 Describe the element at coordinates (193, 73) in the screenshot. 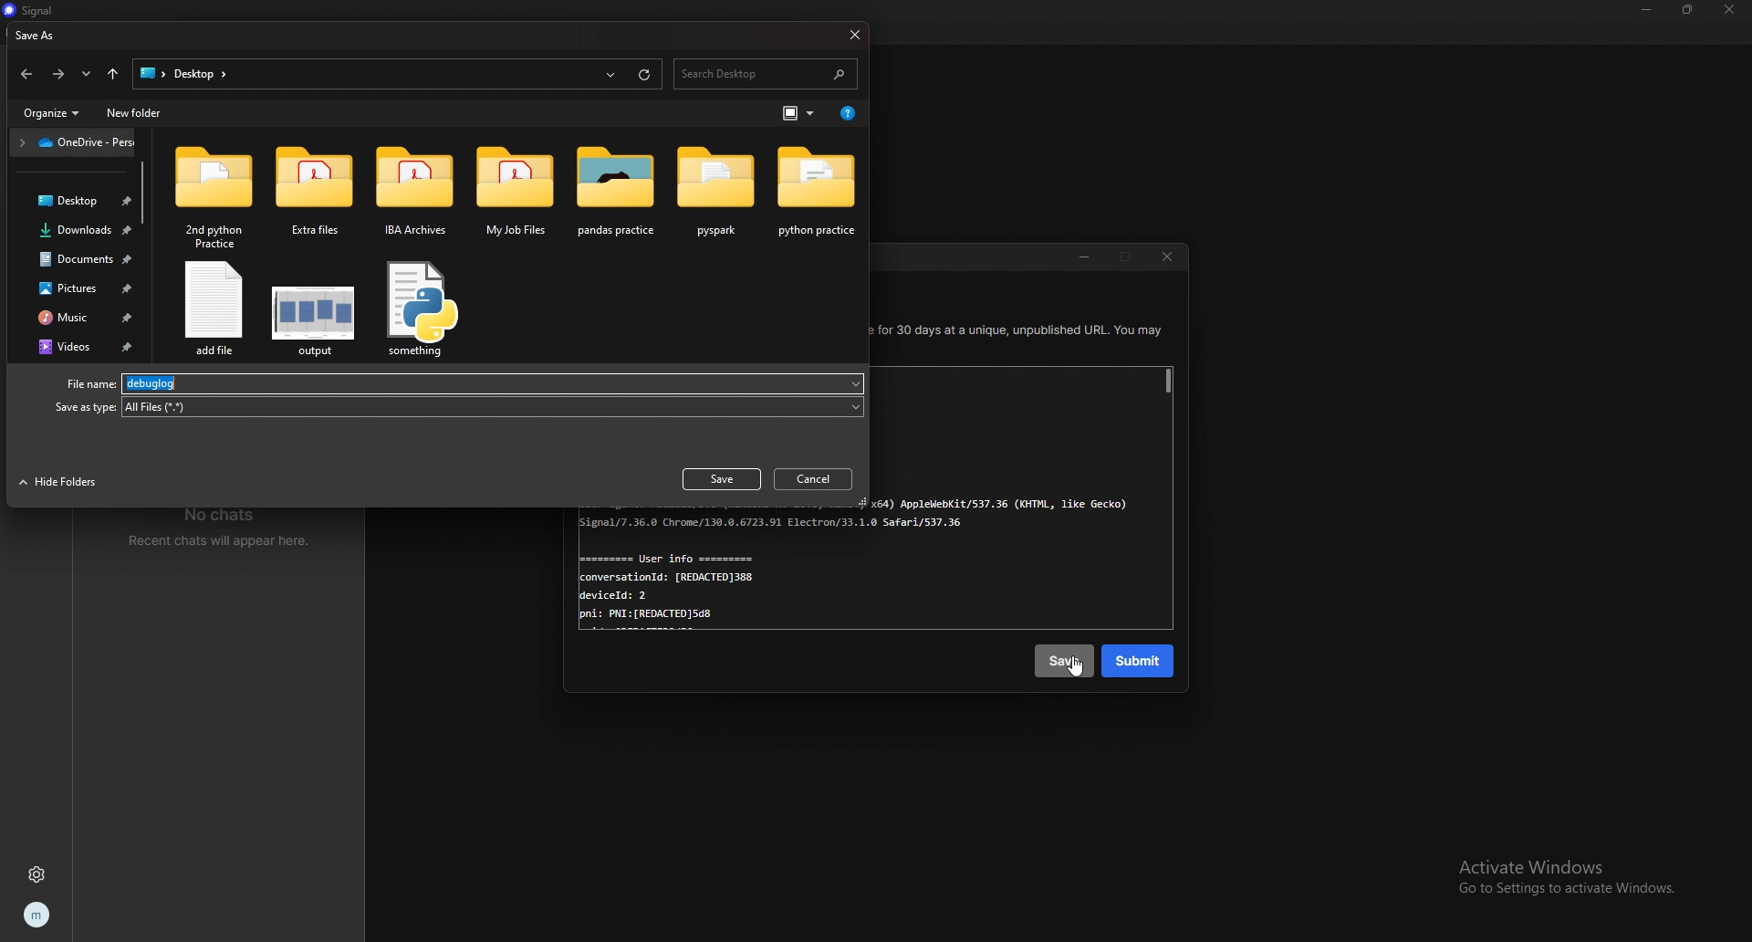

I see `file path` at that location.